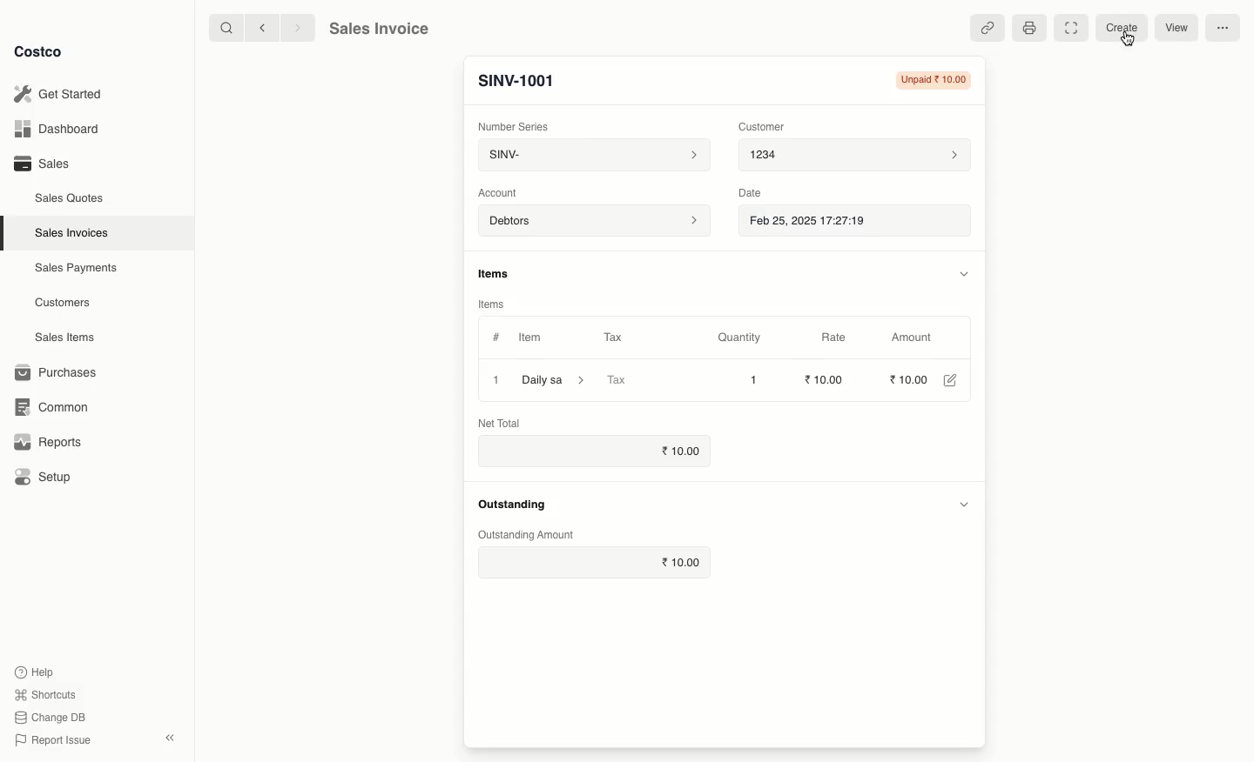 This screenshot has width=1254, height=762. What do you see at coordinates (61, 302) in the screenshot?
I see `Customers` at bounding box center [61, 302].